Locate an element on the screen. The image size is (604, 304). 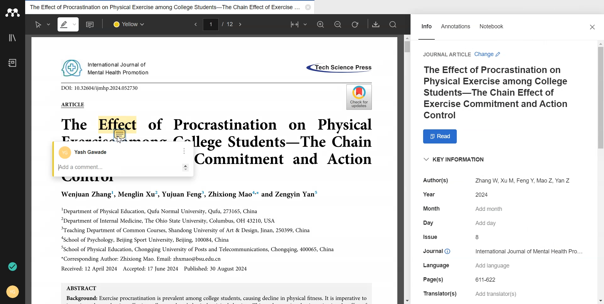
DOI: 10.32604/ijmhp.2024.052730 is located at coordinates (100, 88).